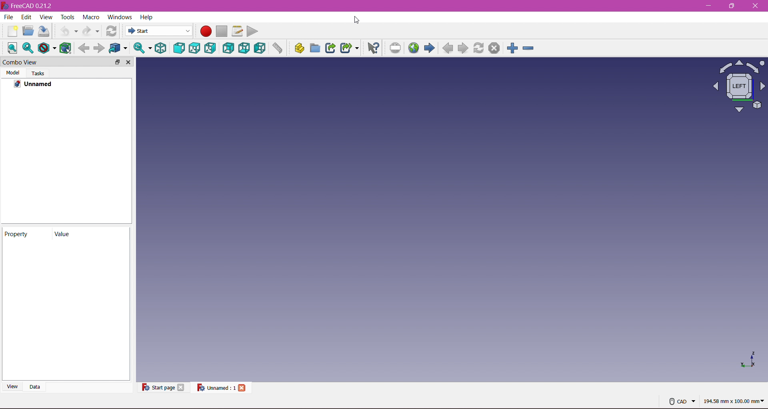 The image size is (768, 409). What do you see at coordinates (90, 31) in the screenshot?
I see `Redo` at bounding box center [90, 31].